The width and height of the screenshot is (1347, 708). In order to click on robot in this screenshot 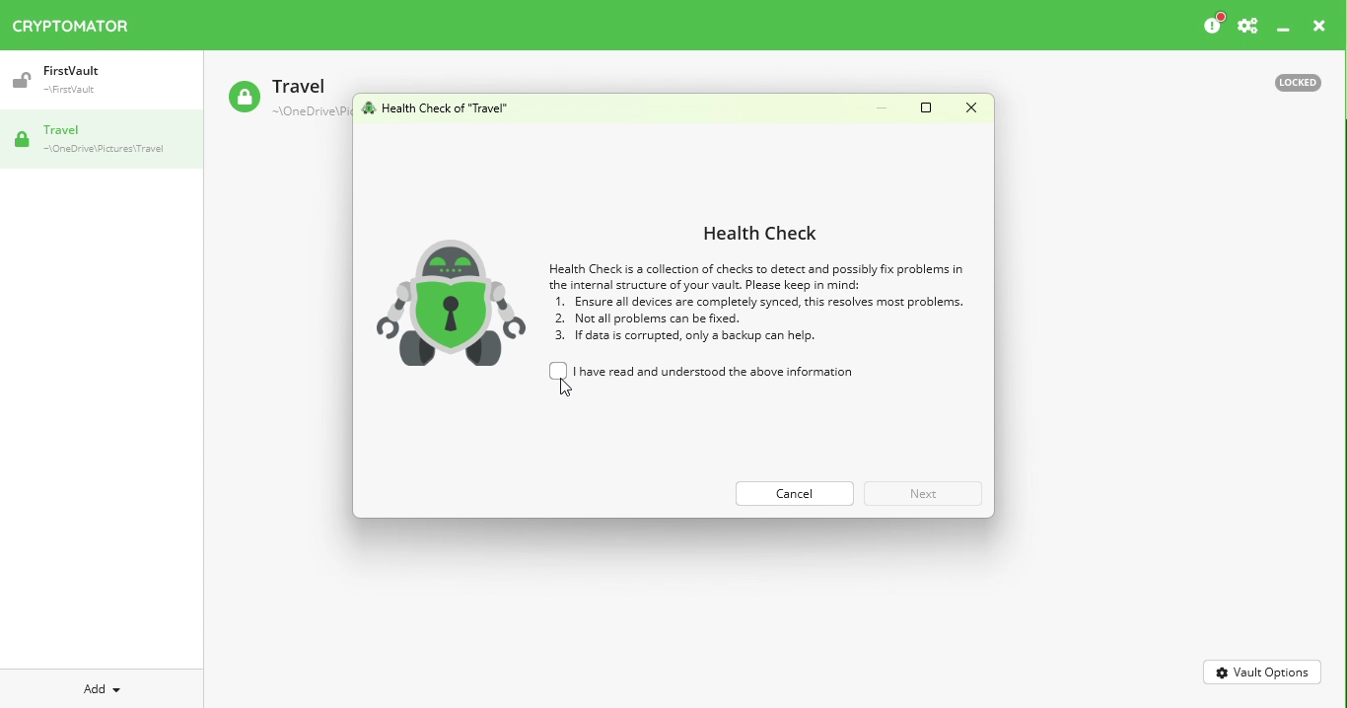, I will do `click(440, 293)`.